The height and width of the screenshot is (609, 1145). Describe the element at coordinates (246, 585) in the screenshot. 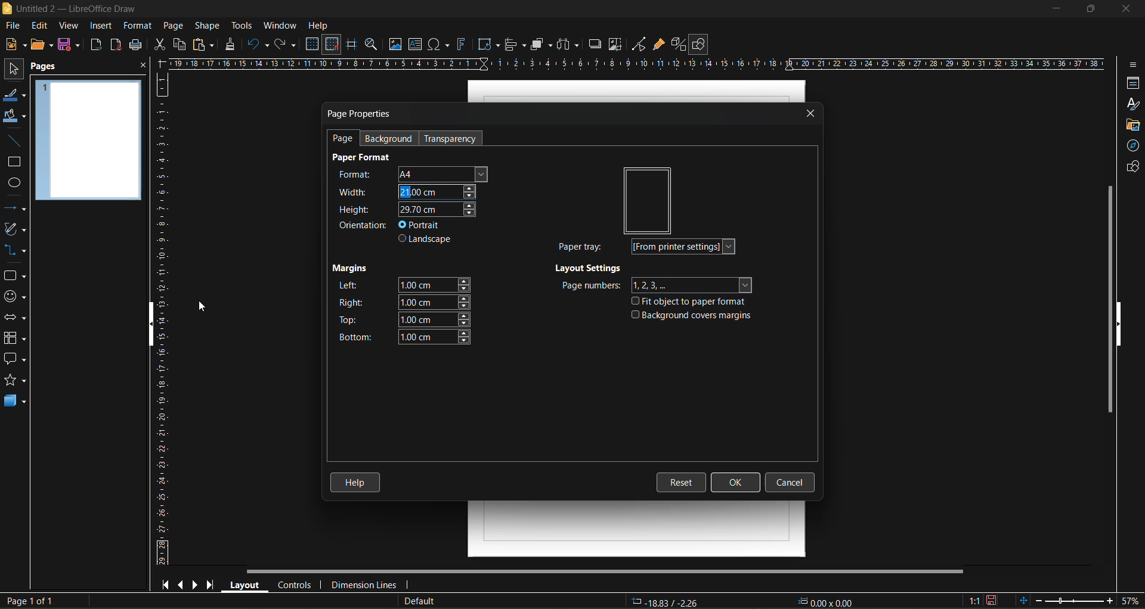

I see `layout` at that location.